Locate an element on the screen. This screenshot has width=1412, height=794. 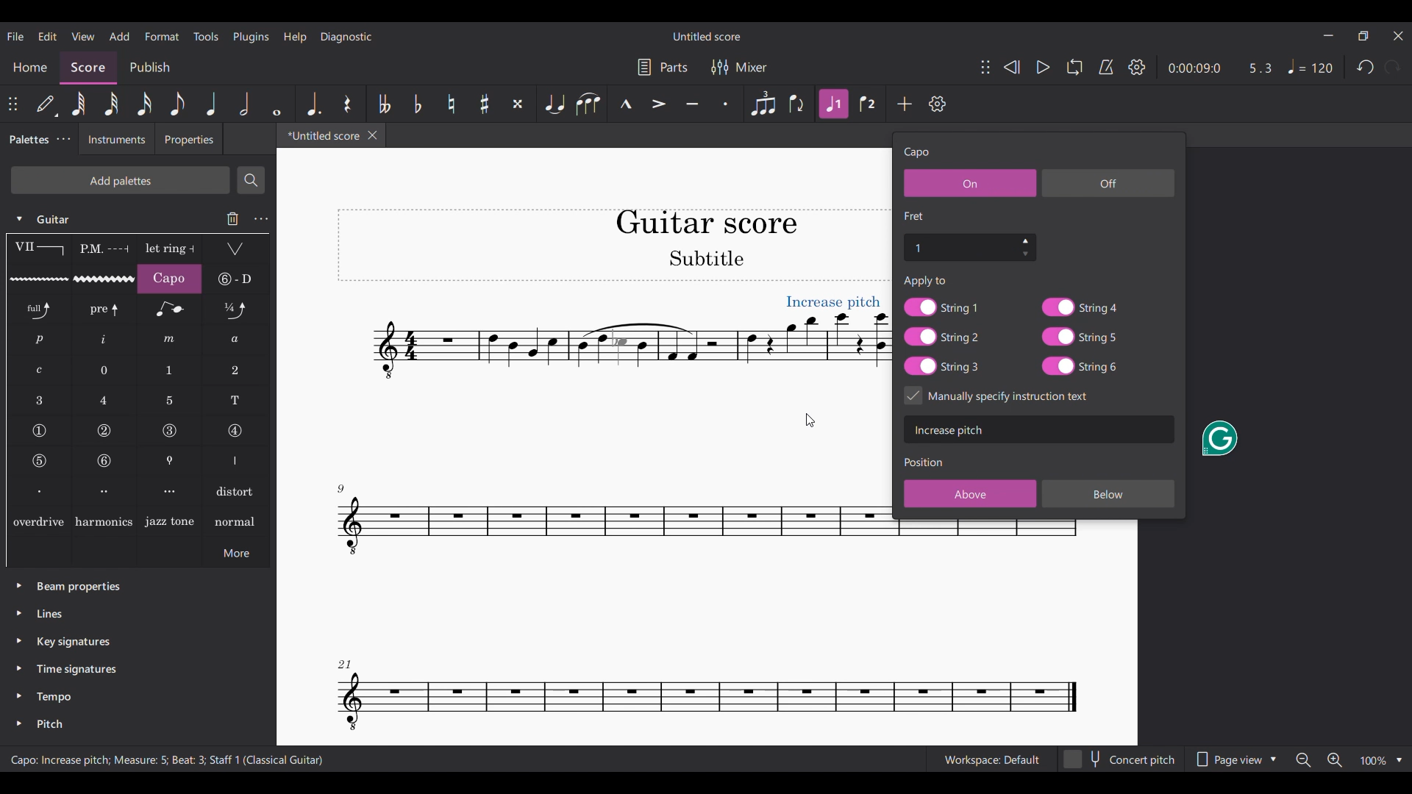
Guitar vibrato wide is located at coordinates (104, 279).